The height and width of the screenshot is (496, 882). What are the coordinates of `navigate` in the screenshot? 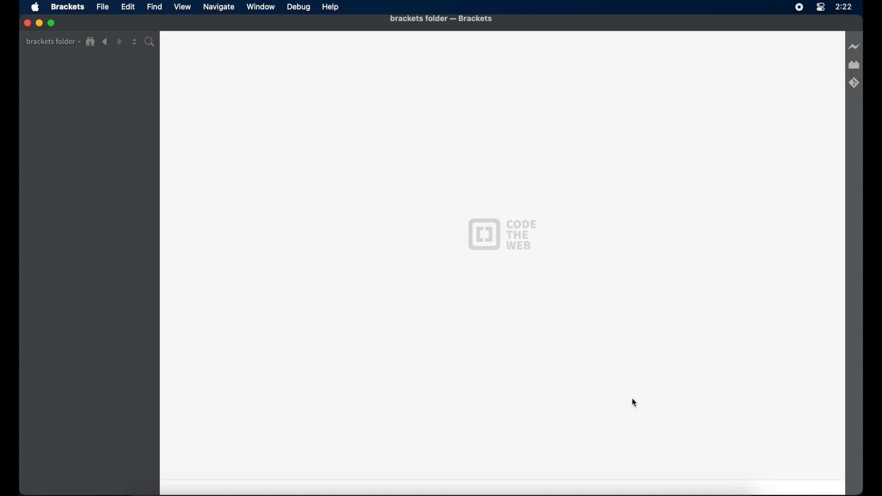 It's located at (218, 7).